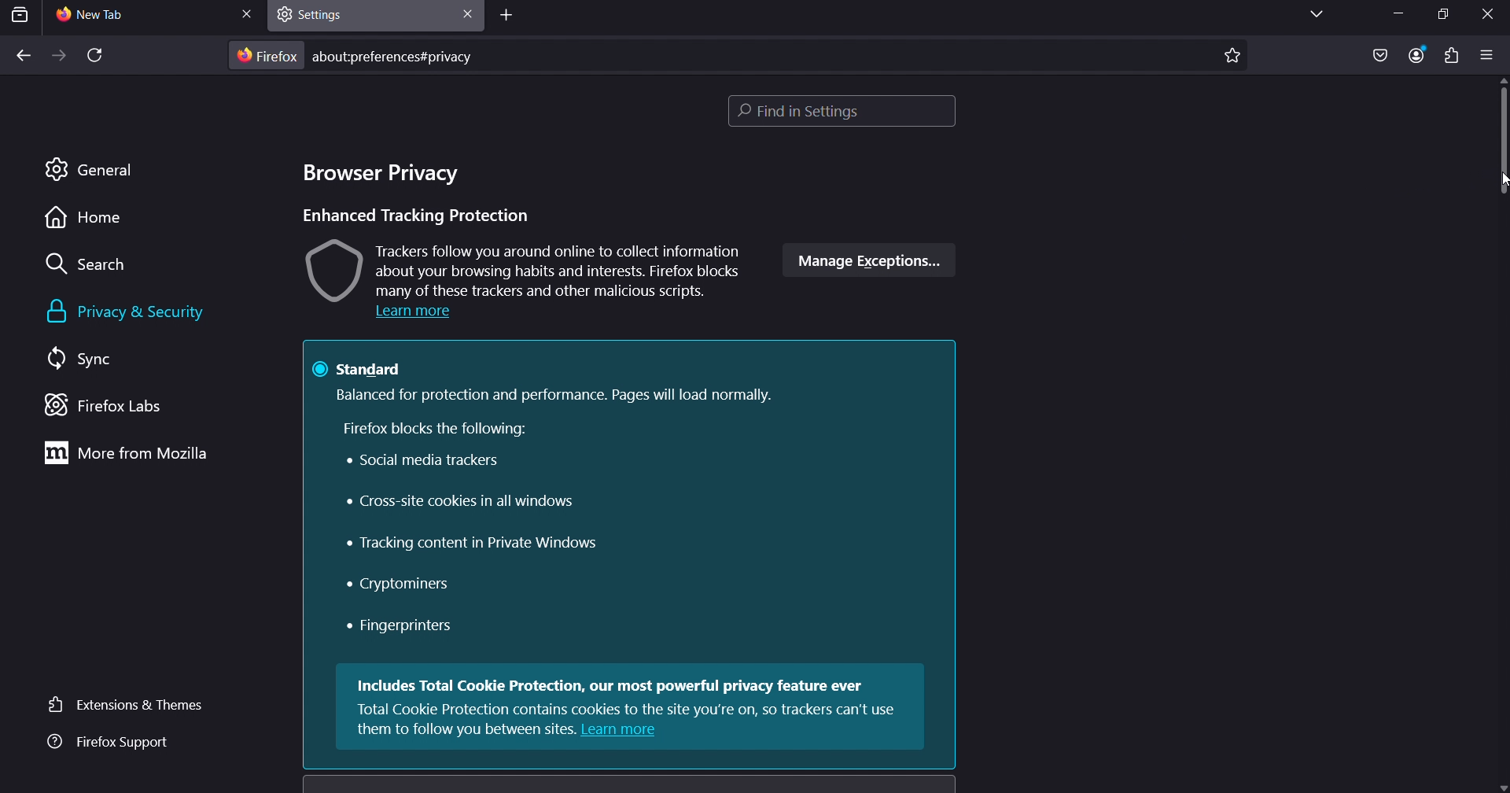  What do you see at coordinates (1379, 56) in the screenshot?
I see `save as pocket` at bounding box center [1379, 56].